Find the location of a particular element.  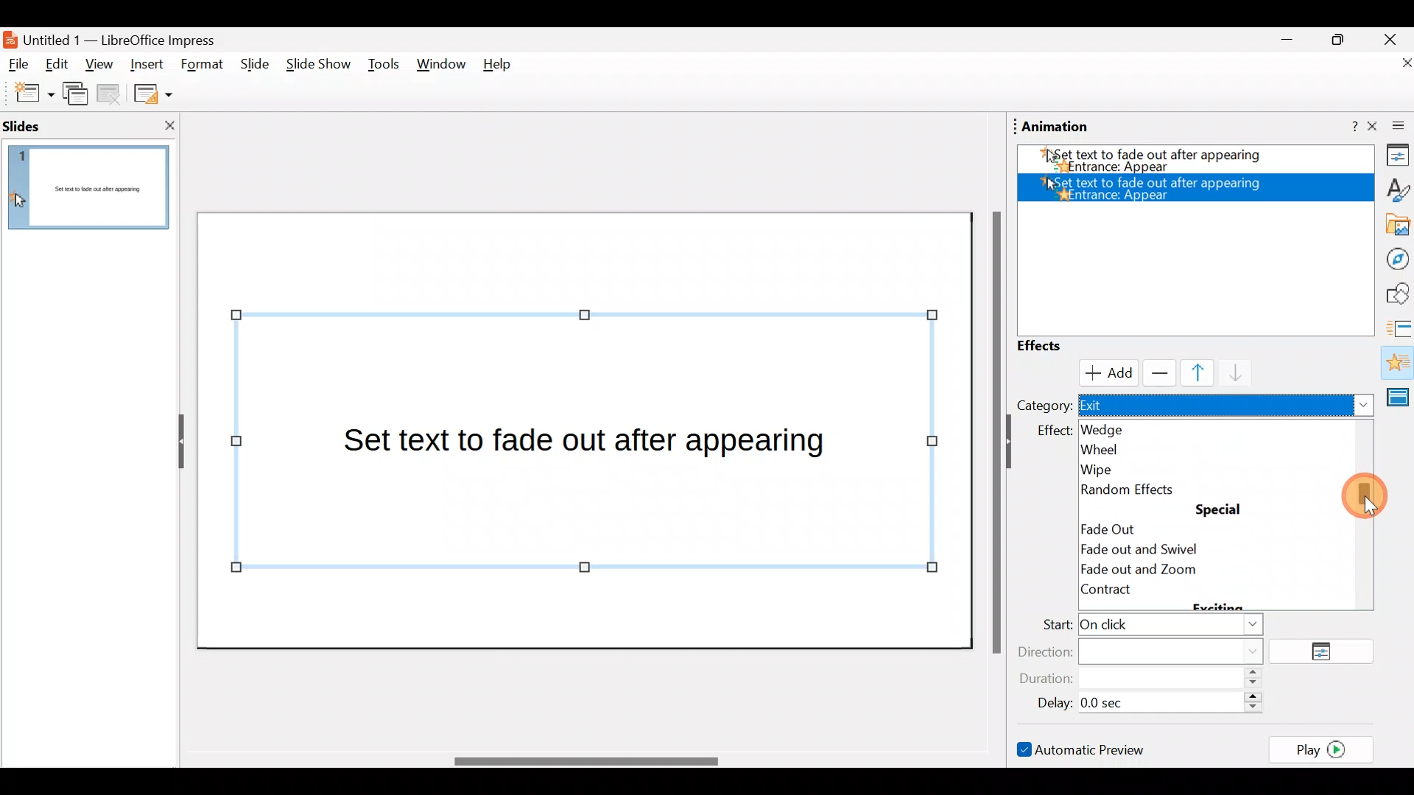

Delay is located at coordinates (1145, 701).